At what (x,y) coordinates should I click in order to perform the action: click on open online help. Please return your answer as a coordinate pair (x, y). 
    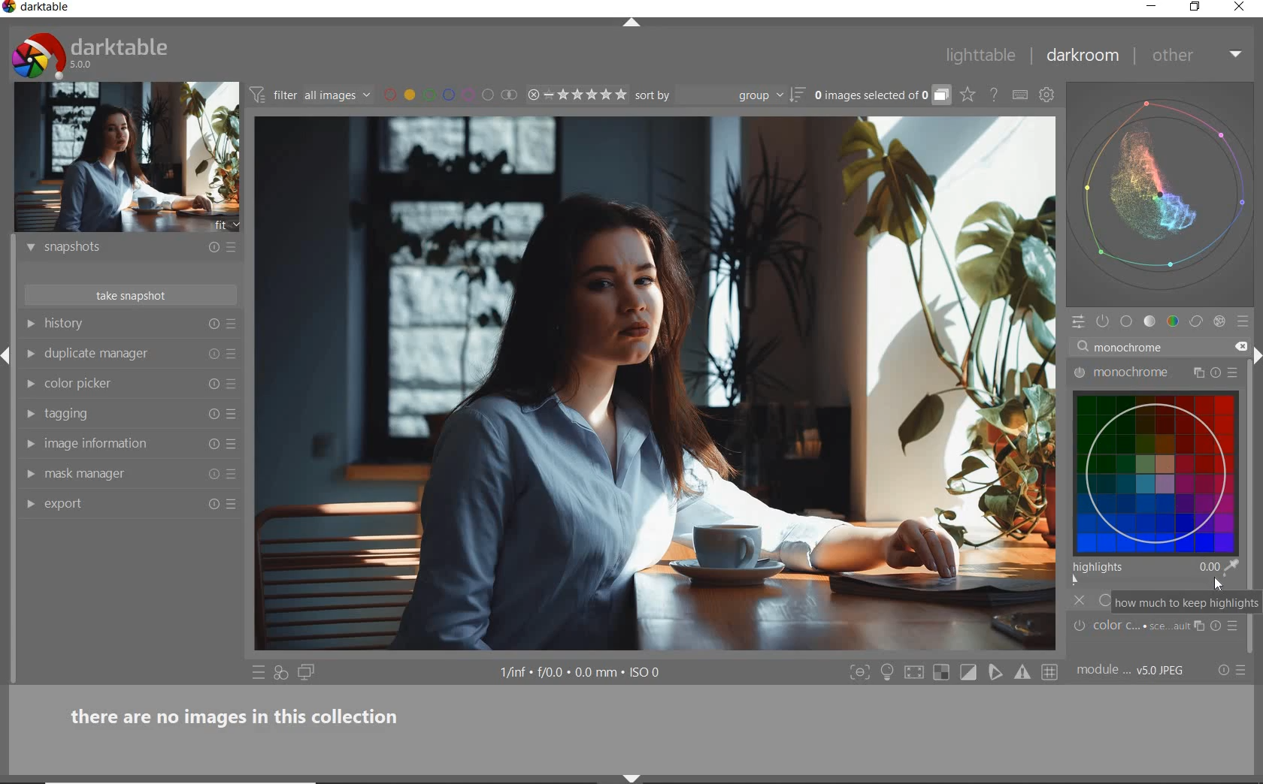
    Looking at the image, I should click on (994, 94).